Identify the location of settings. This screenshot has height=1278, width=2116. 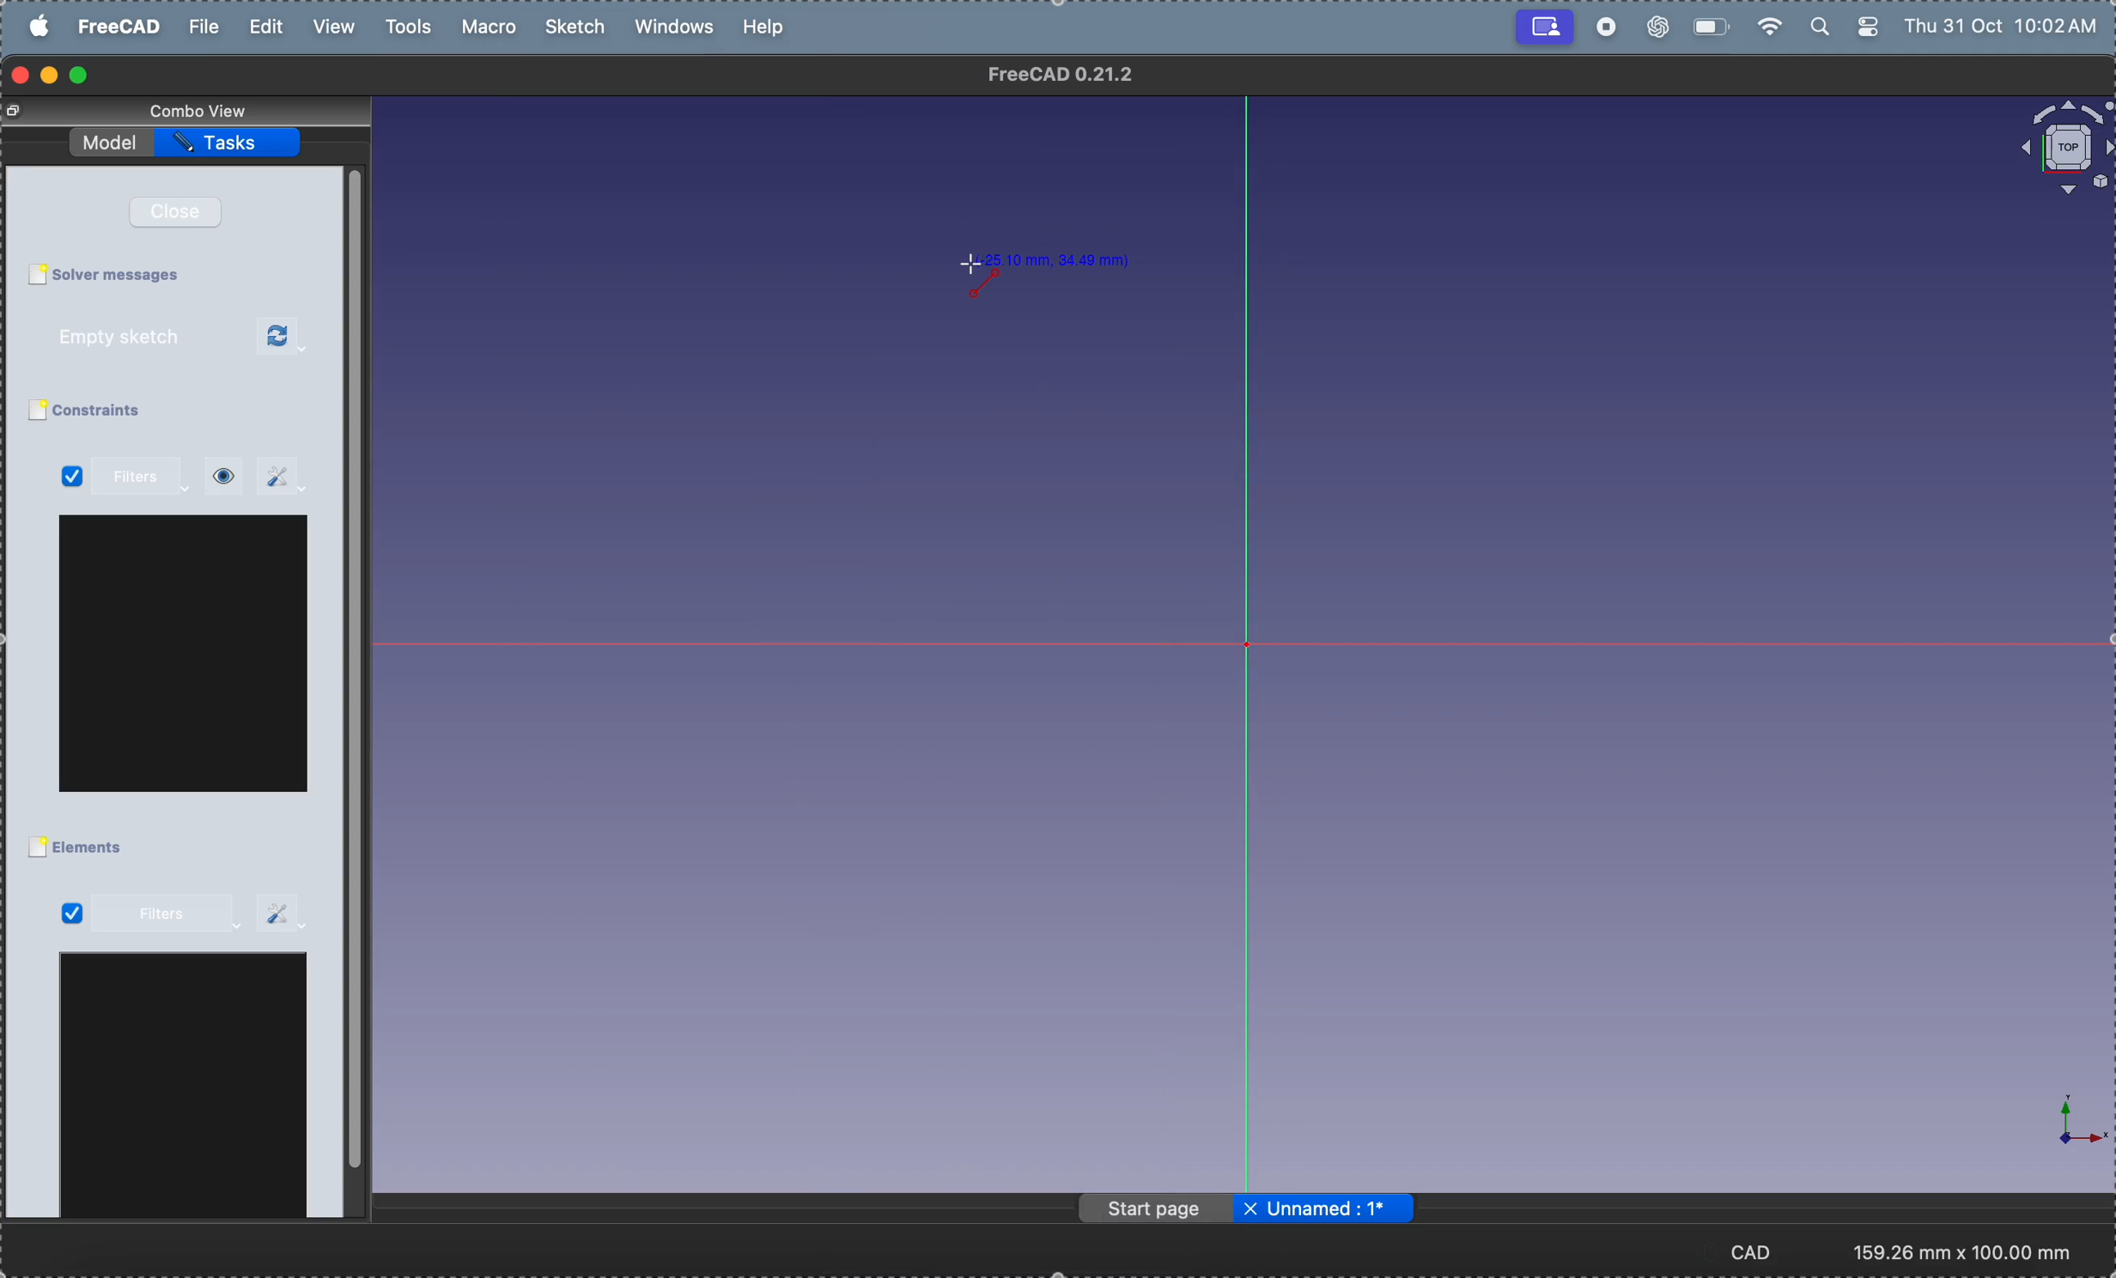
(283, 477).